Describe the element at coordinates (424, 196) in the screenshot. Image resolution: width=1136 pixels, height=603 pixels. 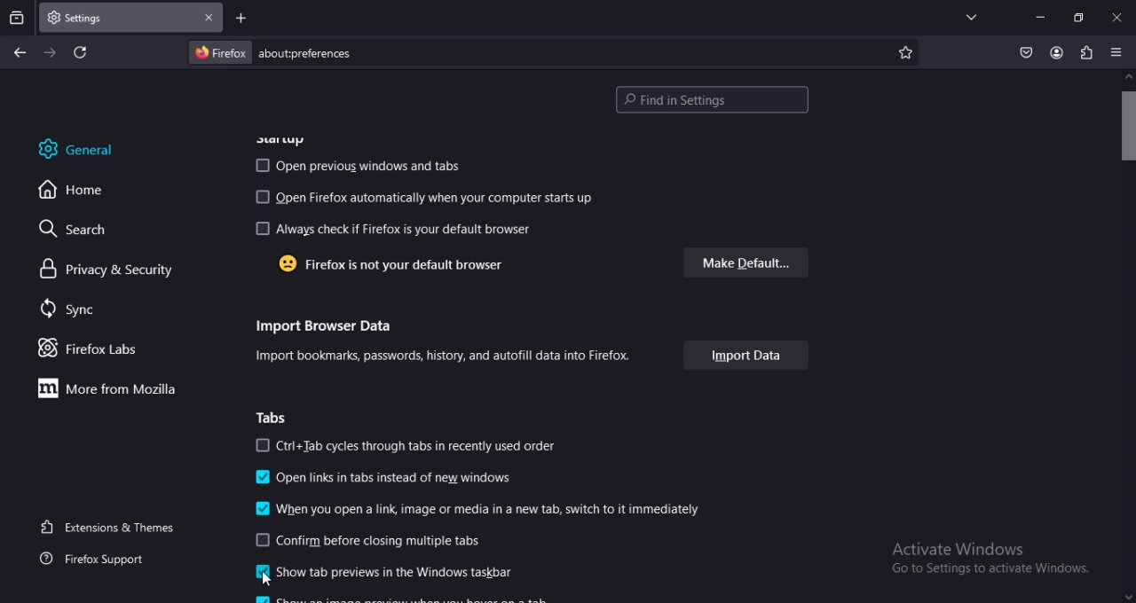
I see `open firefox automtically when computer startup` at that location.